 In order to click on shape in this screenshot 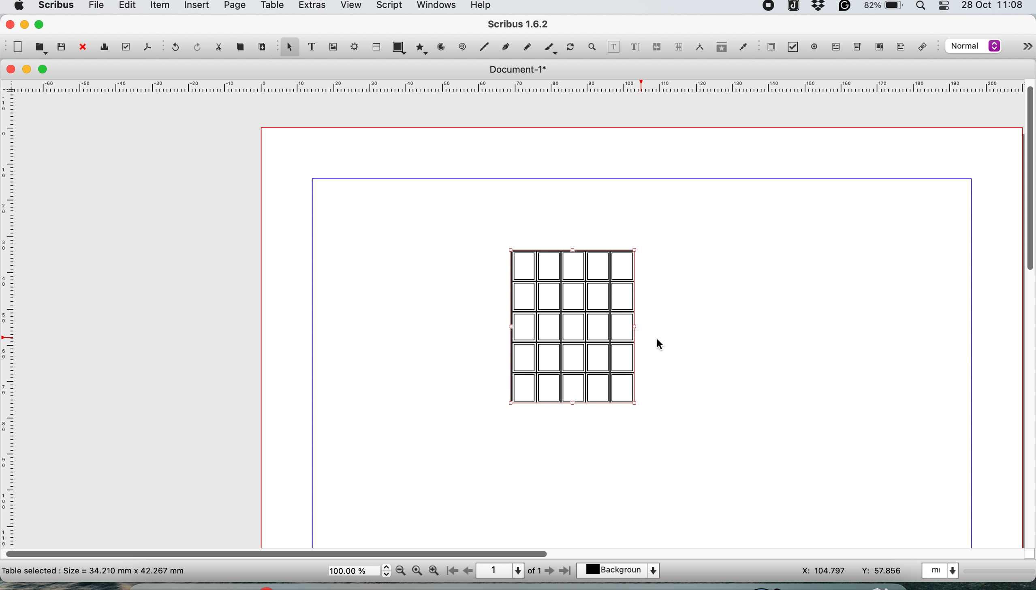, I will do `click(401, 47)`.